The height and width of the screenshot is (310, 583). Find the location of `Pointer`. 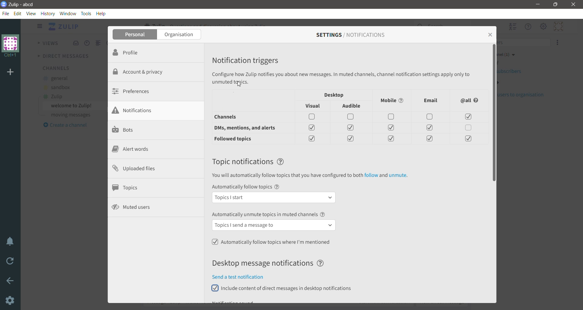

Pointer is located at coordinates (240, 85).